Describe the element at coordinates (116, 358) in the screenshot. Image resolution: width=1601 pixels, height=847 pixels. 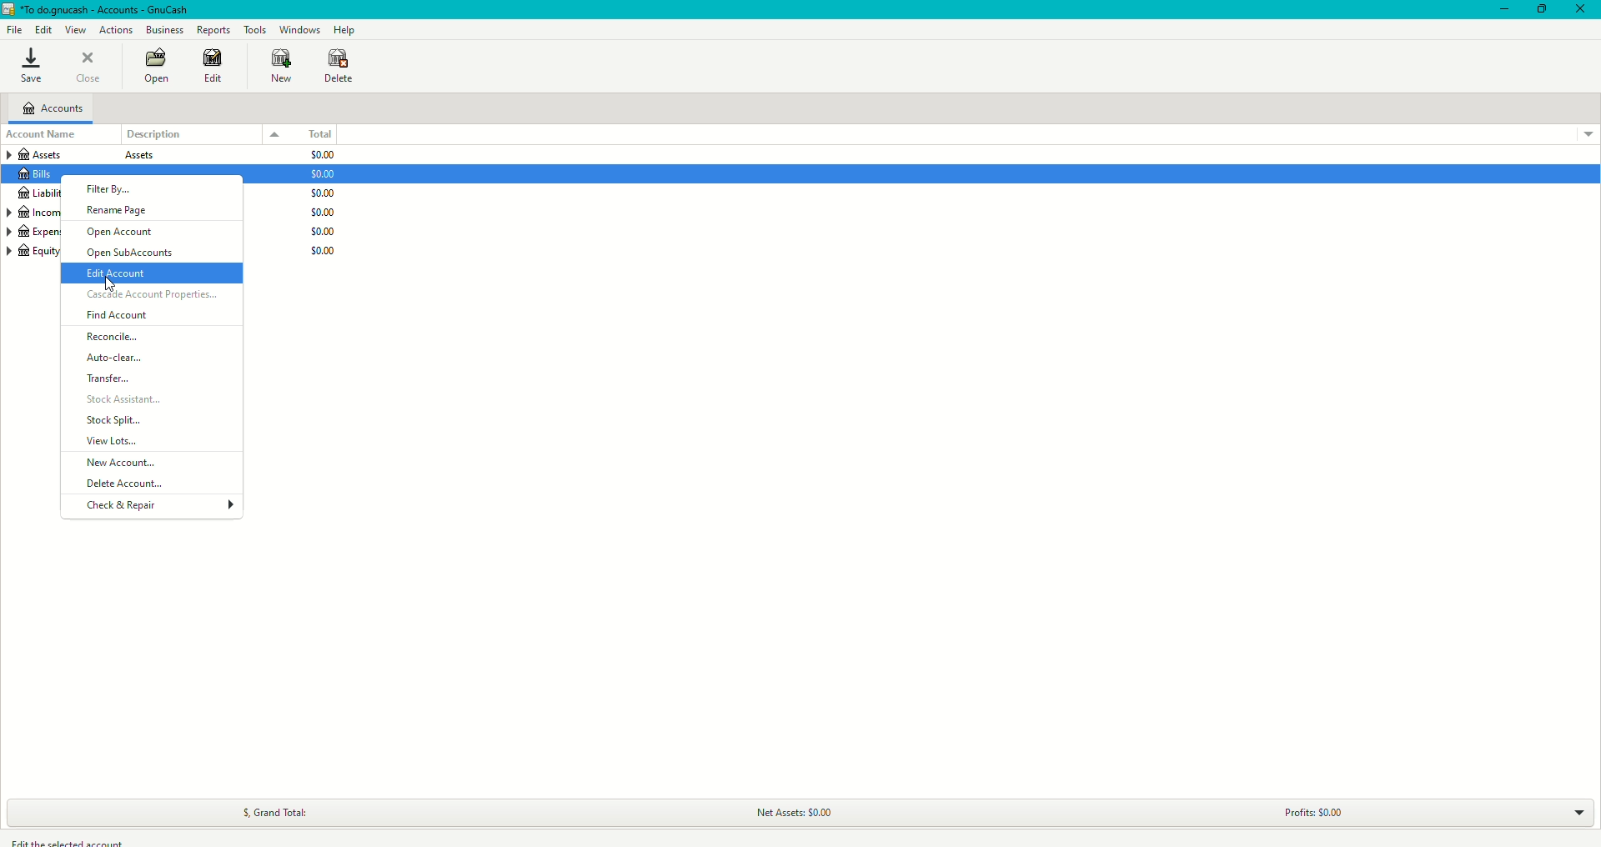
I see `Auto-clear` at that location.